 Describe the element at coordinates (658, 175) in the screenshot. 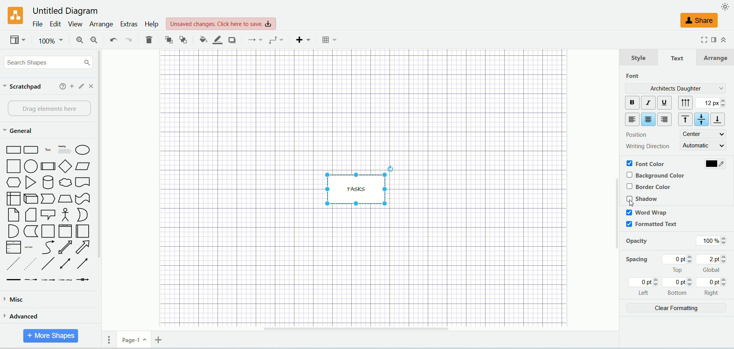

I see `background color` at that location.